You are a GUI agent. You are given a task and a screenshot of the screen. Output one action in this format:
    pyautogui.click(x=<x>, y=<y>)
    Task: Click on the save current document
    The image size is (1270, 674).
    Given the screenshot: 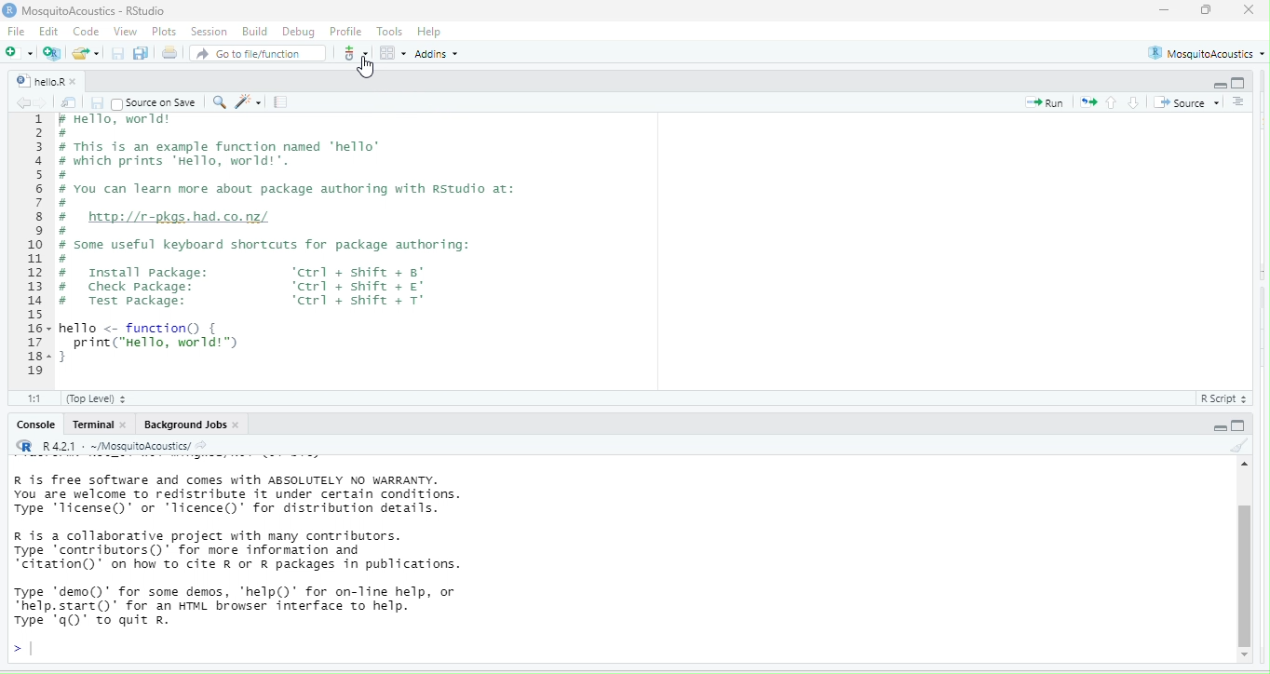 What is the action you would take?
    pyautogui.click(x=97, y=102)
    